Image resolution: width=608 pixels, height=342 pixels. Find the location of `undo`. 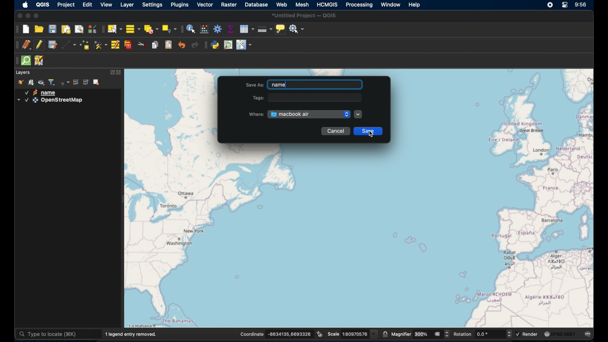

undo is located at coordinates (181, 45).